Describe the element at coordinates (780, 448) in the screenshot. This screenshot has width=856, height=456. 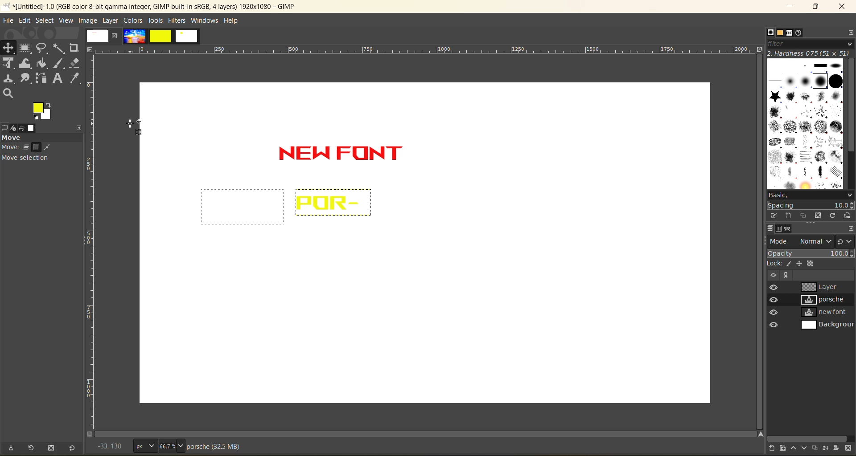
I see `create a new layer group` at that location.